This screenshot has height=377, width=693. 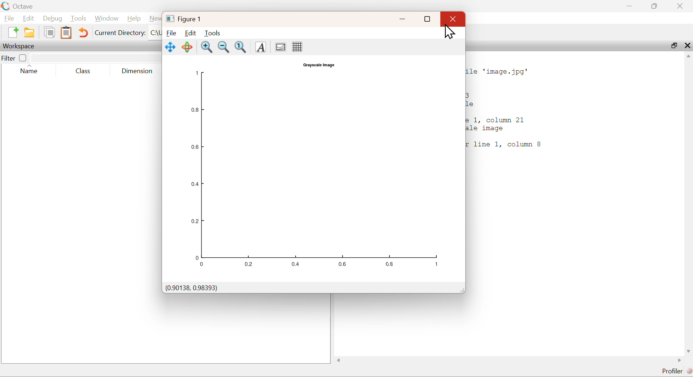 What do you see at coordinates (224, 48) in the screenshot?
I see `Zoom out` at bounding box center [224, 48].